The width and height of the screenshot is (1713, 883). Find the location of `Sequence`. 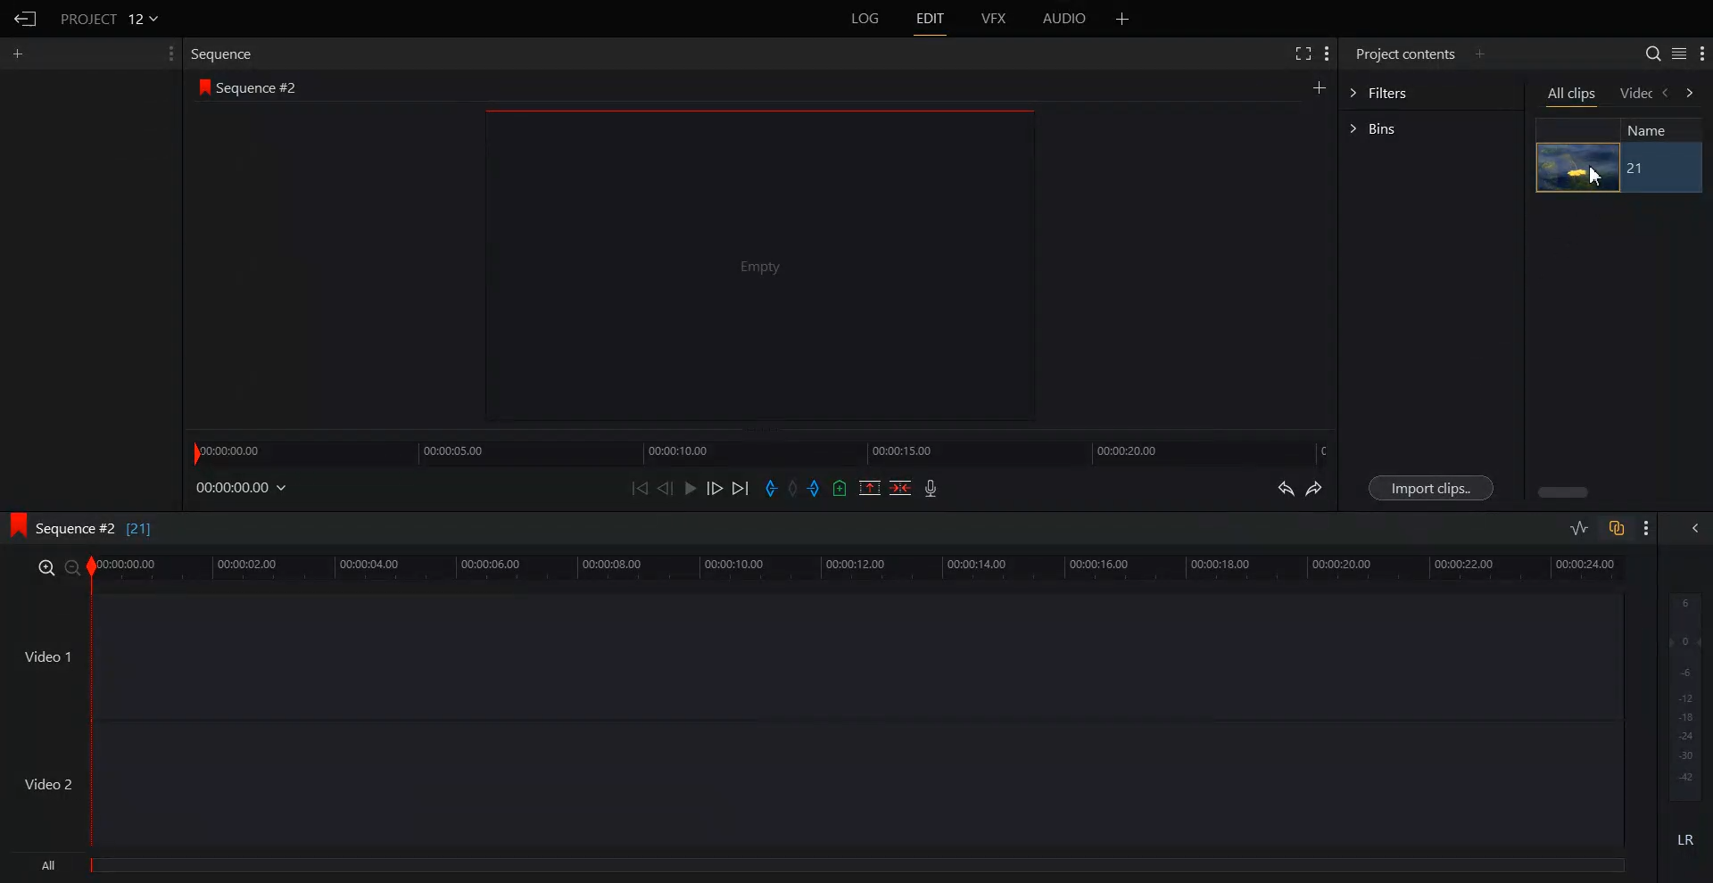

Sequence is located at coordinates (227, 54).